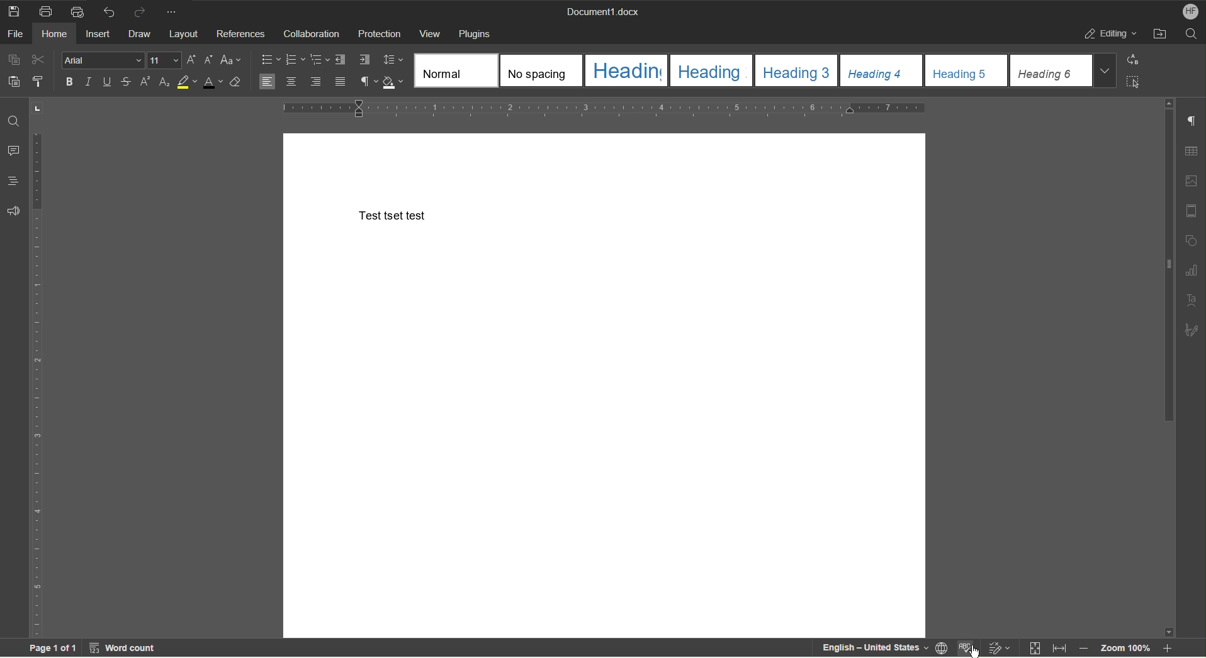 The image size is (1206, 658). What do you see at coordinates (1109, 33) in the screenshot?
I see `Editing` at bounding box center [1109, 33].